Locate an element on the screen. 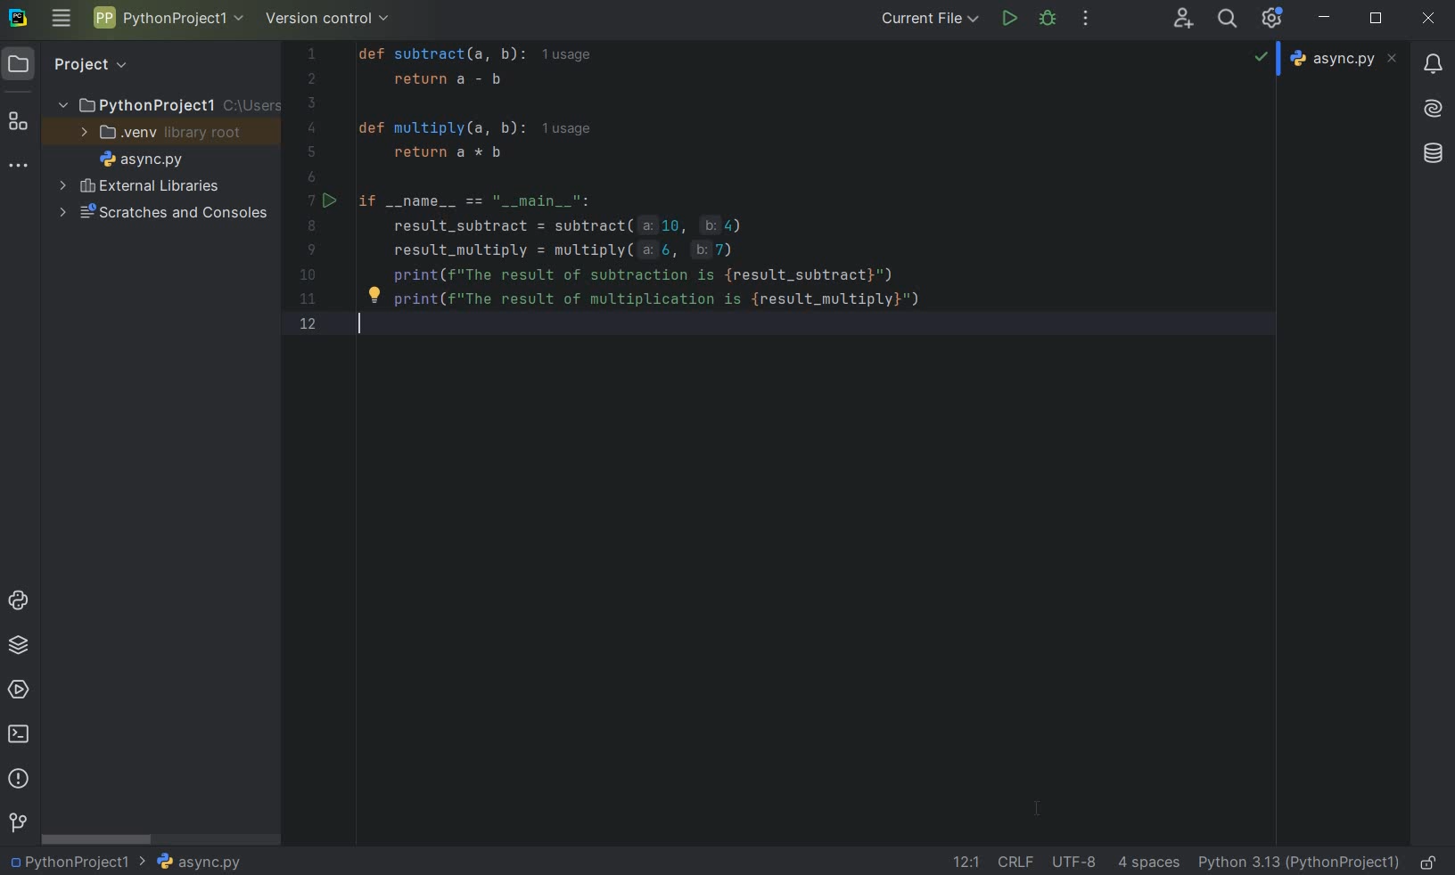 This screenshot has height=875, width=1455. version control is located at coordinates (333, 20).